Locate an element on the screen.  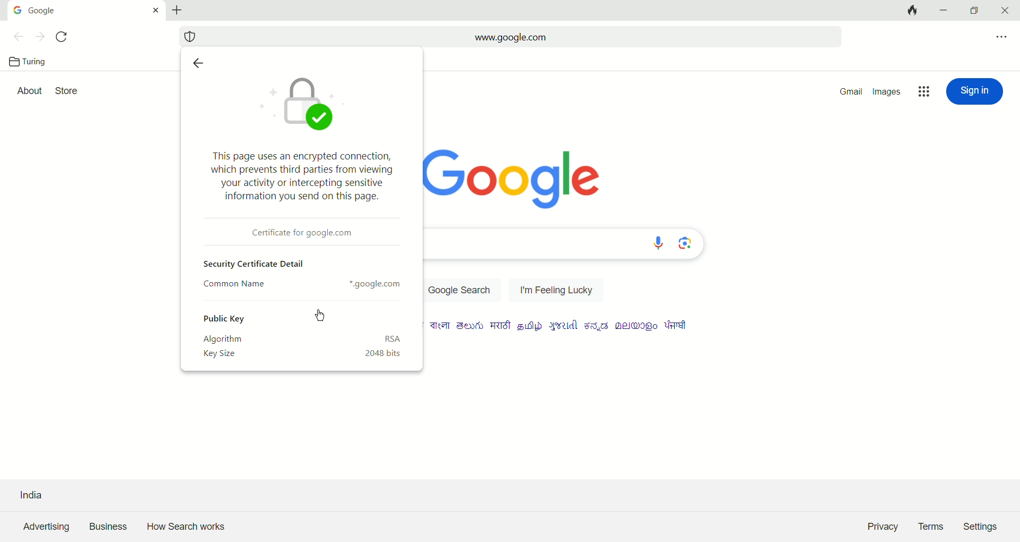
Common Name *.google.com is located at coordinates (297, 284).